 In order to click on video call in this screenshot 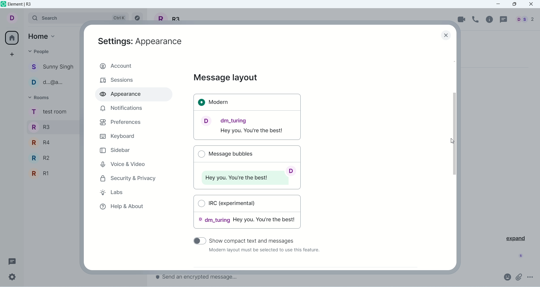, I will do `click(462, 19)`.